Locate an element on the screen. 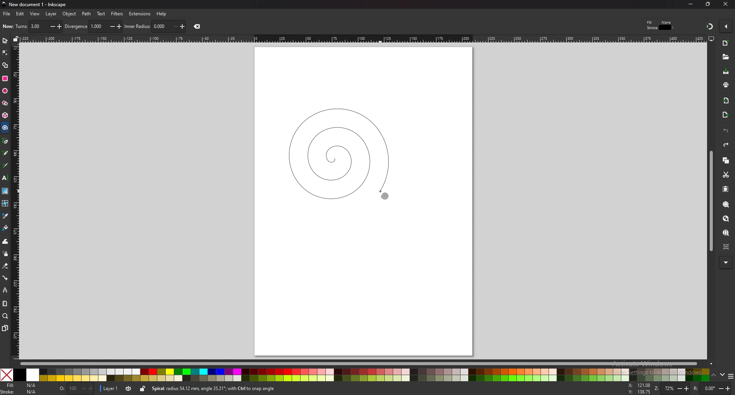 This screenshot has height=395, width=735. toggle current layer visibility is located at coordinates (129, 388).